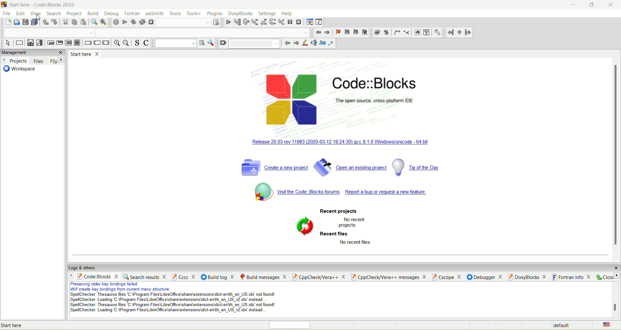 The width and height of the screenshot is (621, 330). What do you see at coordinates (146, 277) in the screenshot?
I see `search results` at bounding box center [146, 277].